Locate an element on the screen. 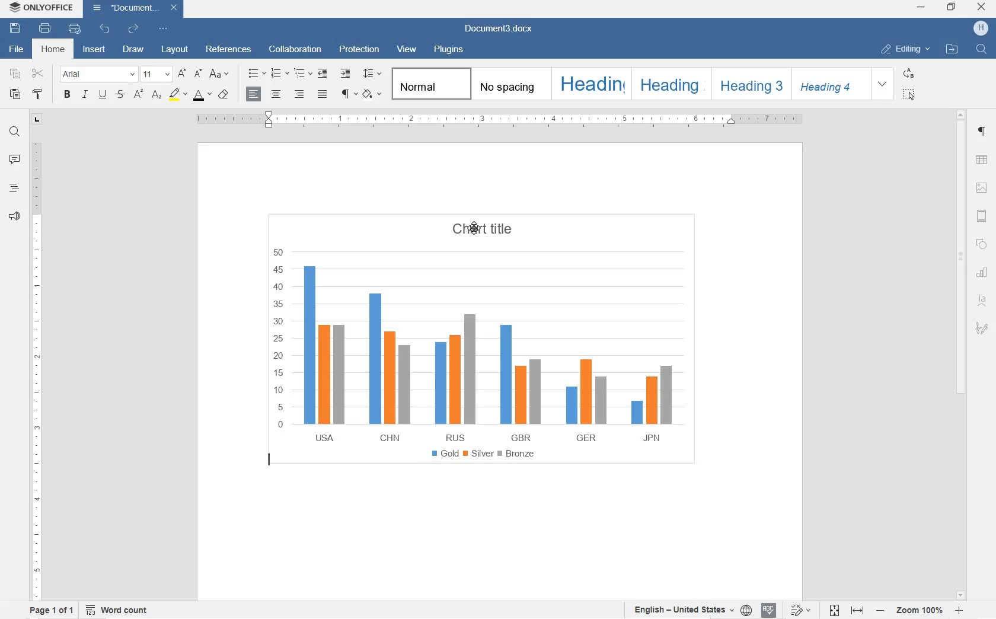  CLOSE is located at coordinates (983, 8).